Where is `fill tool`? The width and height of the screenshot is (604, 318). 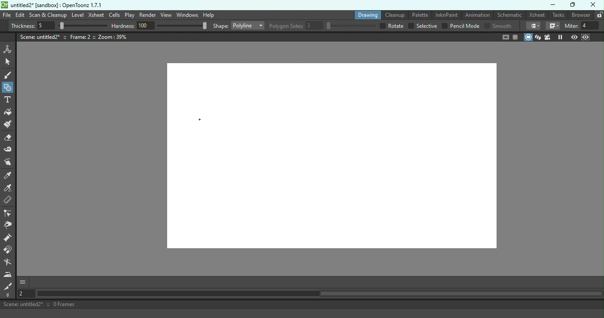 fill tool is located at coordinates (553, 26).